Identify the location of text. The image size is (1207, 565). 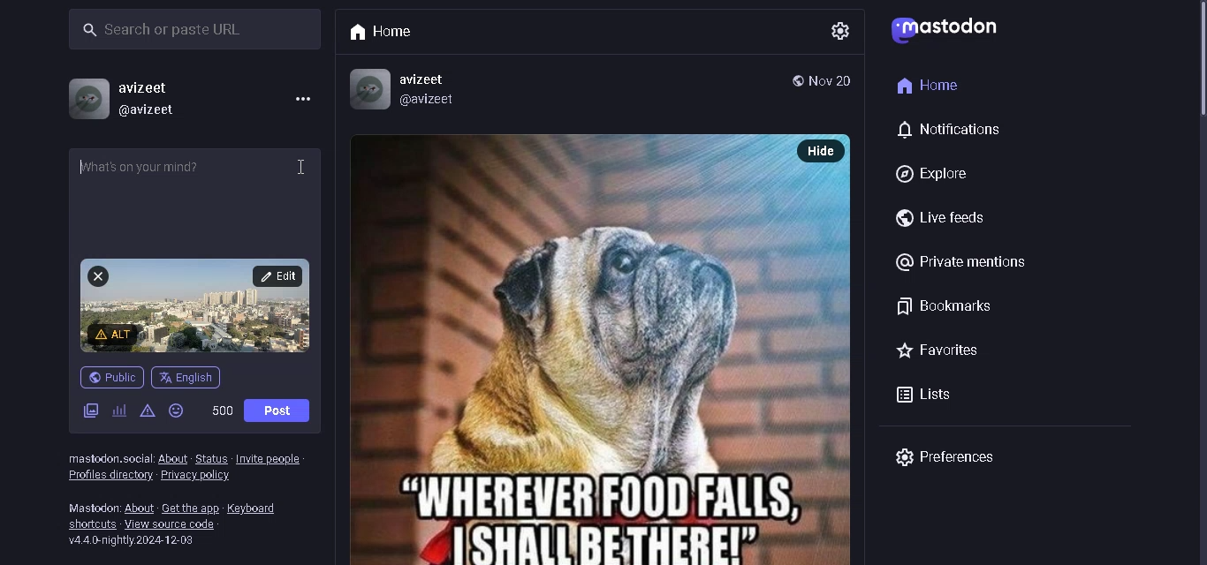
(110, 459).